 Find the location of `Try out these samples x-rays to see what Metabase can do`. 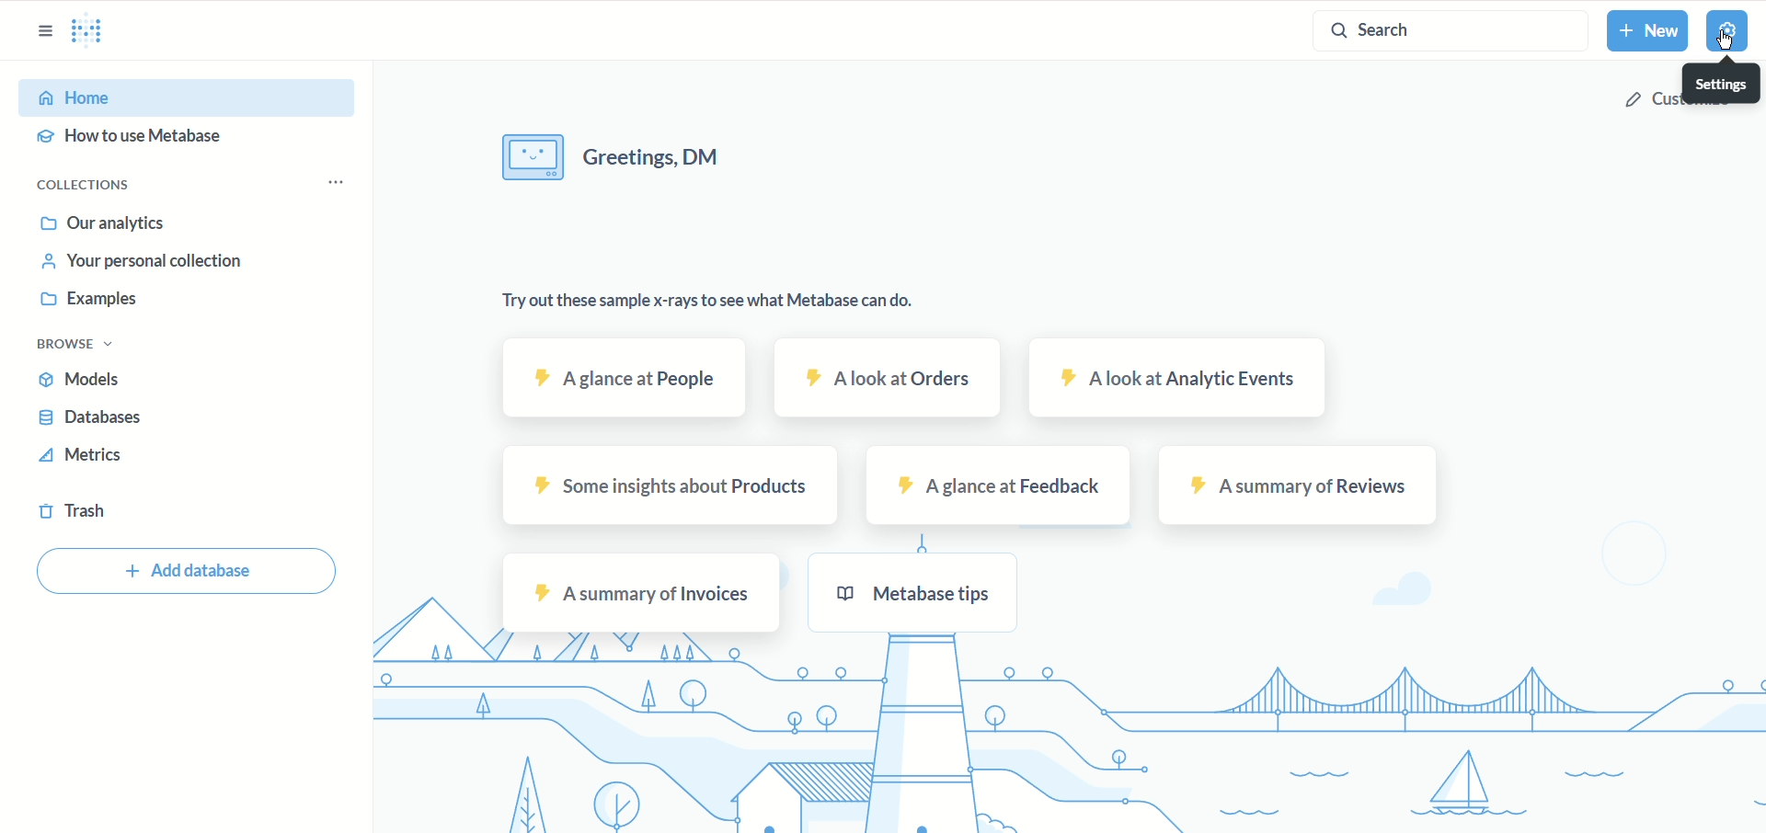

Try out these samples x-rays to see what Metabase can do is located at coordinates (691, 295).